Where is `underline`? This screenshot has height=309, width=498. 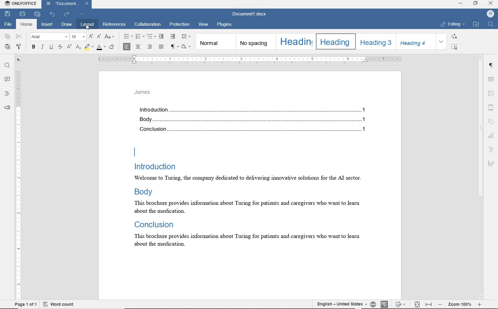 underline is located at coordinates (51, 47).